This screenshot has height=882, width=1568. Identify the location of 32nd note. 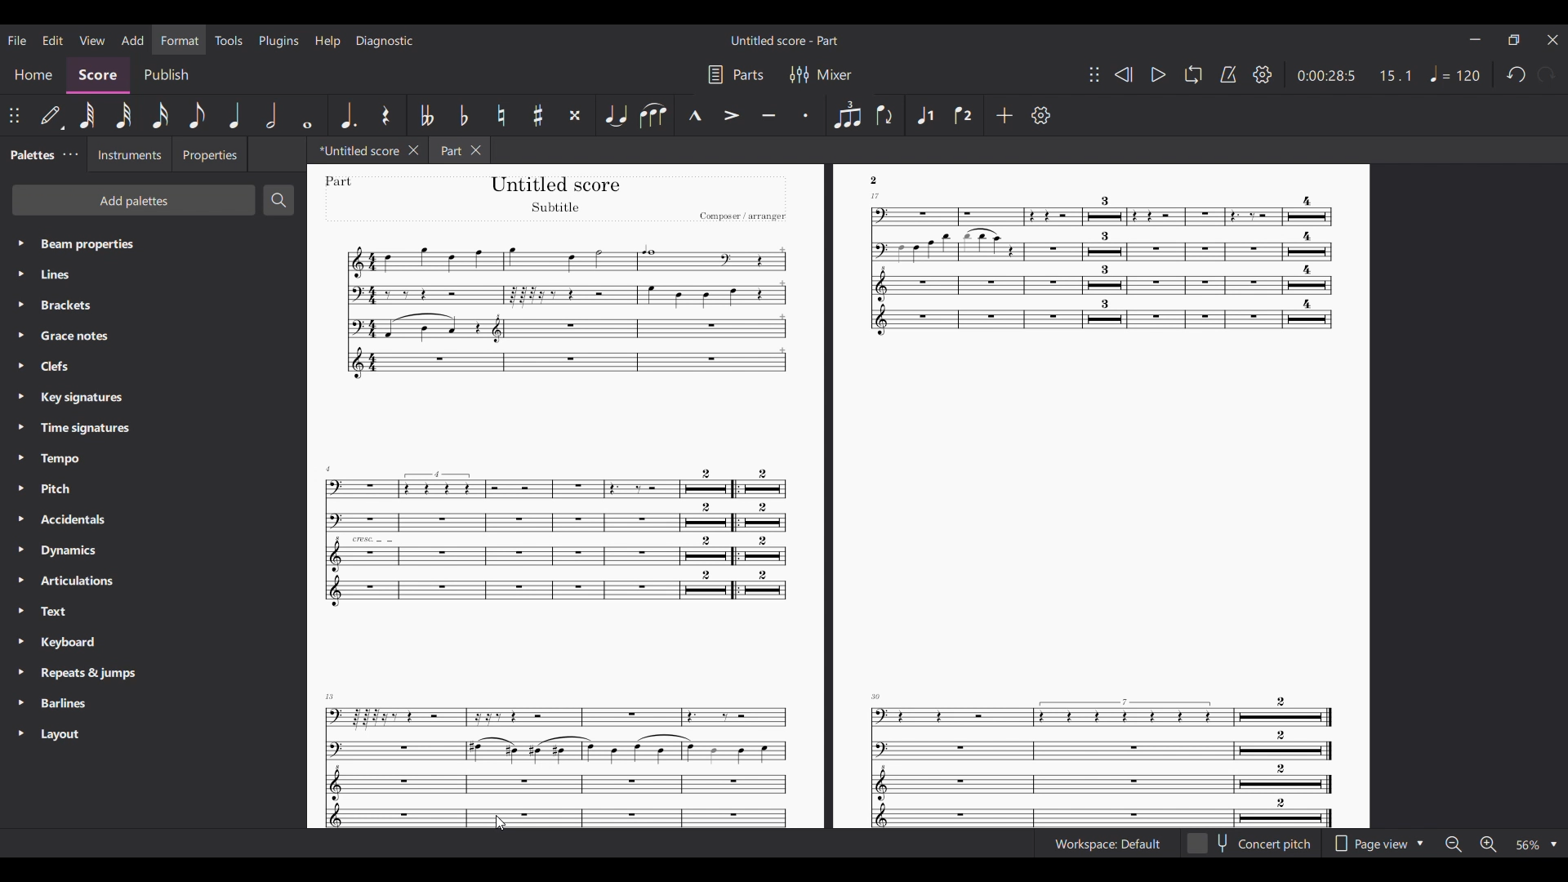
(125, 116).